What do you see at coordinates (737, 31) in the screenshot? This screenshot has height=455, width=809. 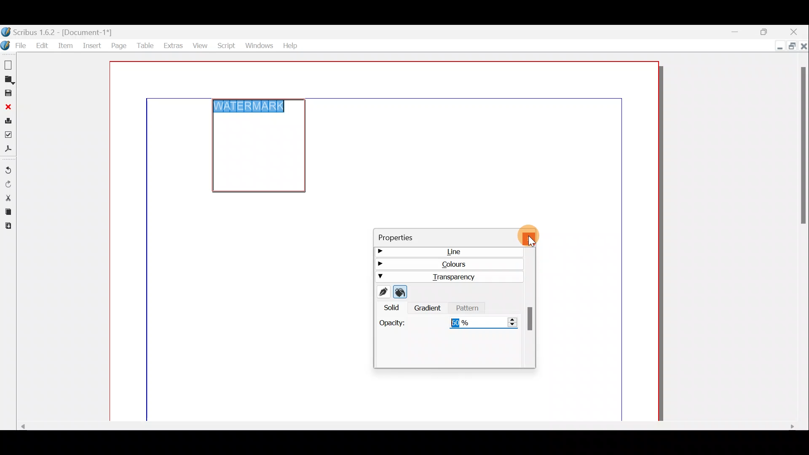 I see `Minimise` at bounding box center [737, 31].